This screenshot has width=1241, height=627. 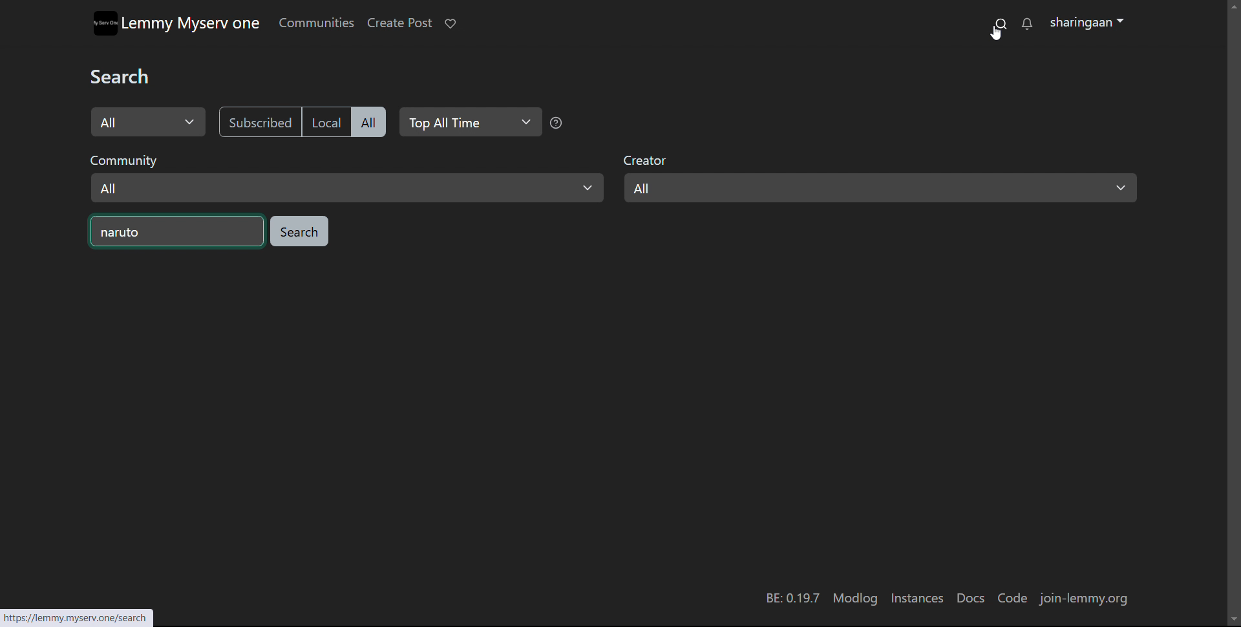 What do you see at coordinates (792, 597) in the screenshot?
I see `version` at bounding box center [792, 597].